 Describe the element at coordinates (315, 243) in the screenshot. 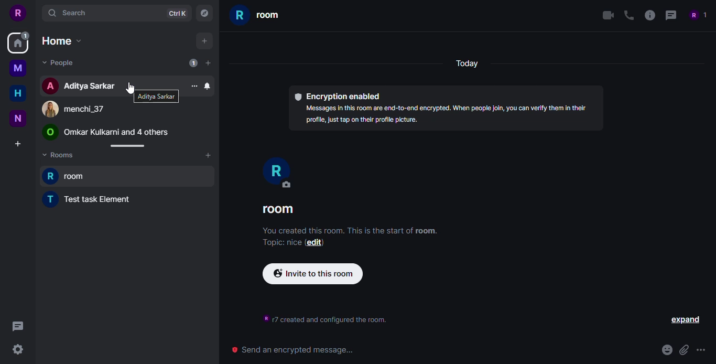

I see `edit` at that location.